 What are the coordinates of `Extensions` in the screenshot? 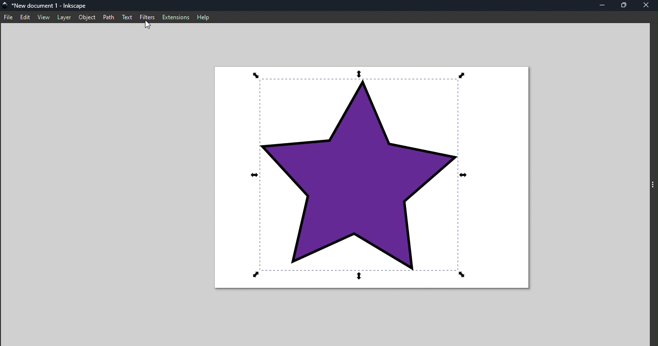 It's located at (175, 17).